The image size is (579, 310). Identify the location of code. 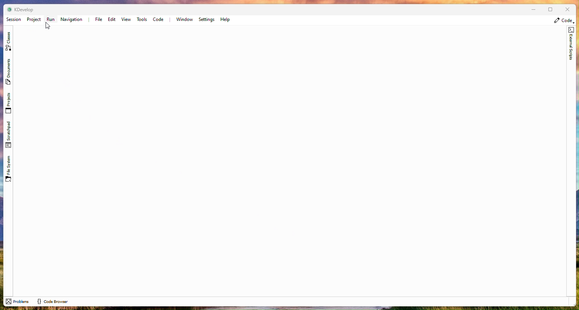
(564, 21).